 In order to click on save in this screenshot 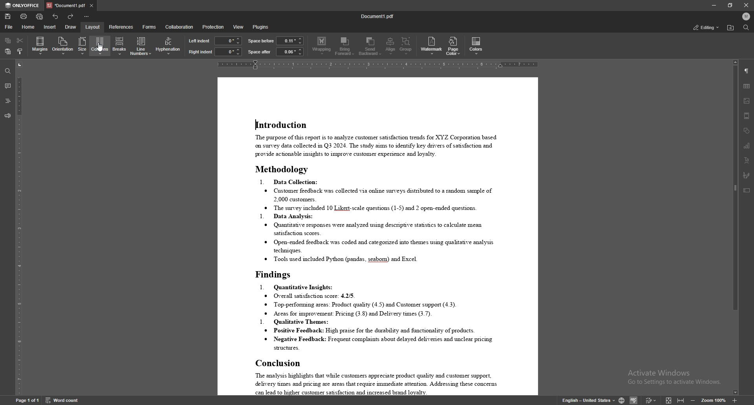, I will do `click(7, 16)`.